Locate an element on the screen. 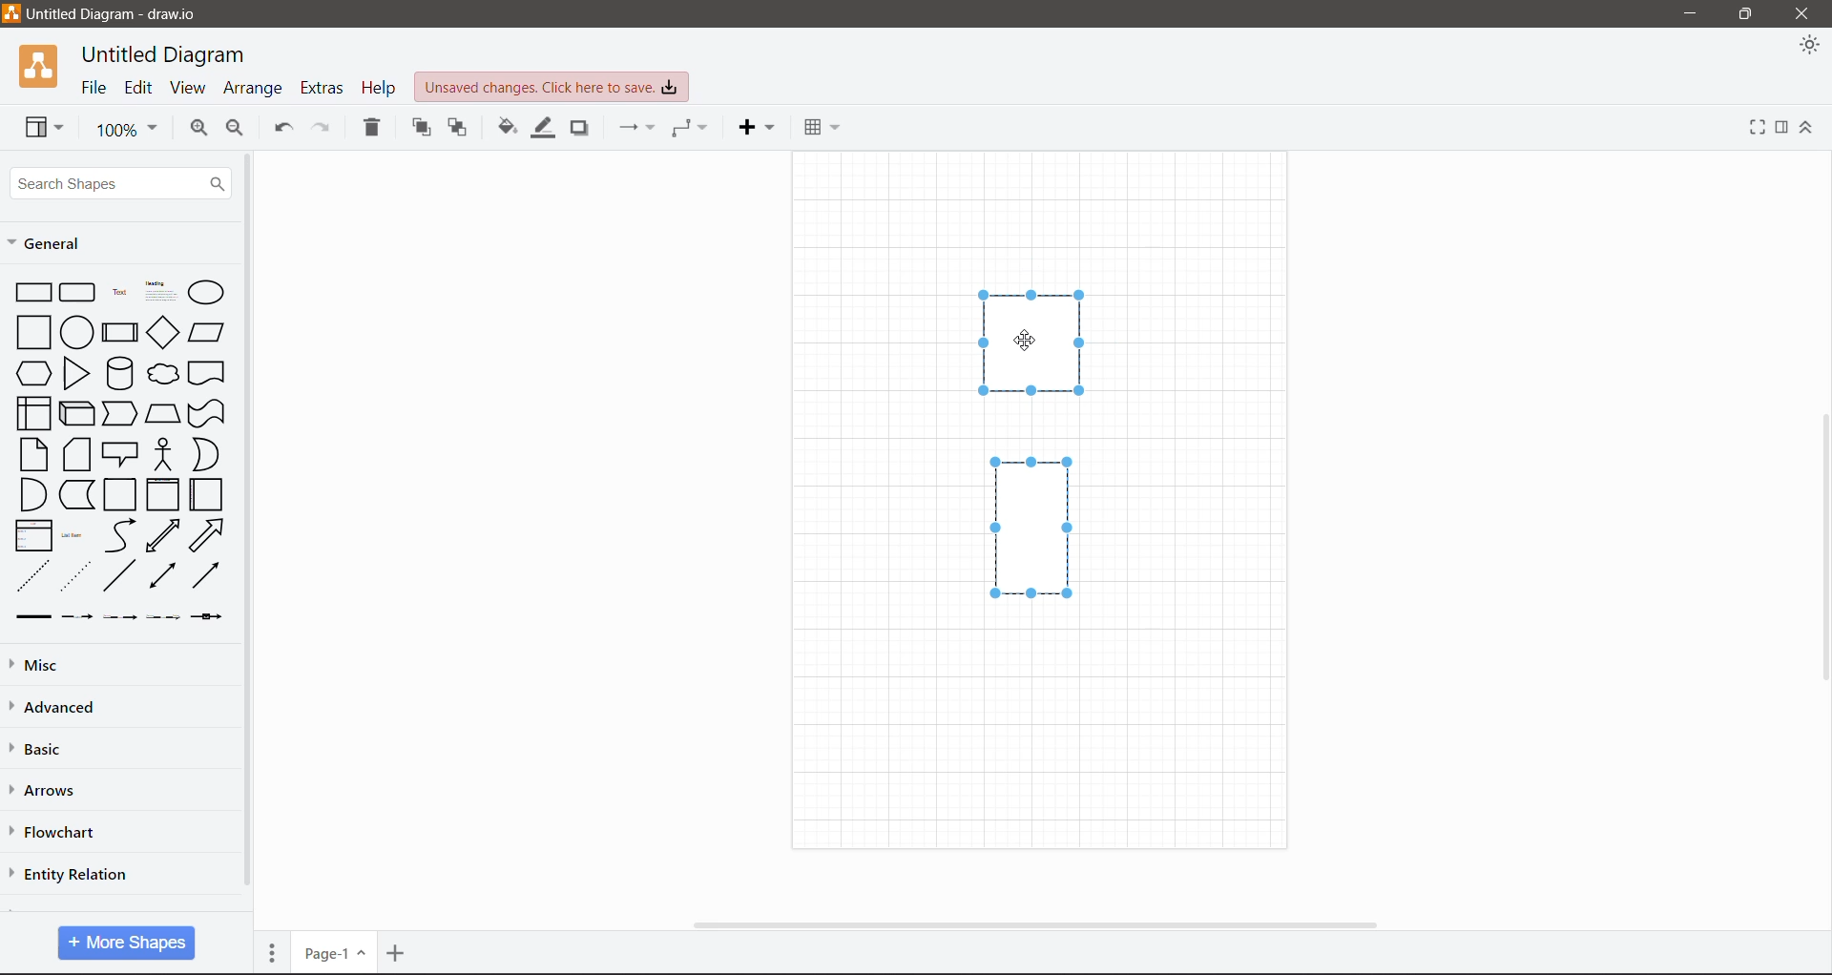 The width and height of the screenshot is (1832, 975). Shapes available in General is located at coordinates (116, 450).